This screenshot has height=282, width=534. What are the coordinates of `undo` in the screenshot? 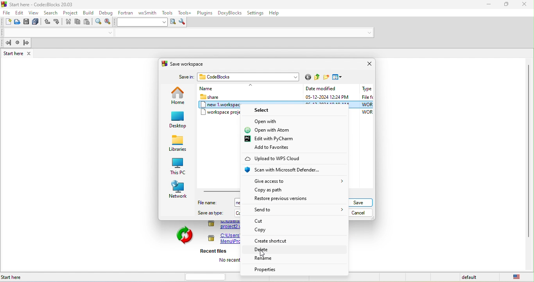 It's located at (47, 23).